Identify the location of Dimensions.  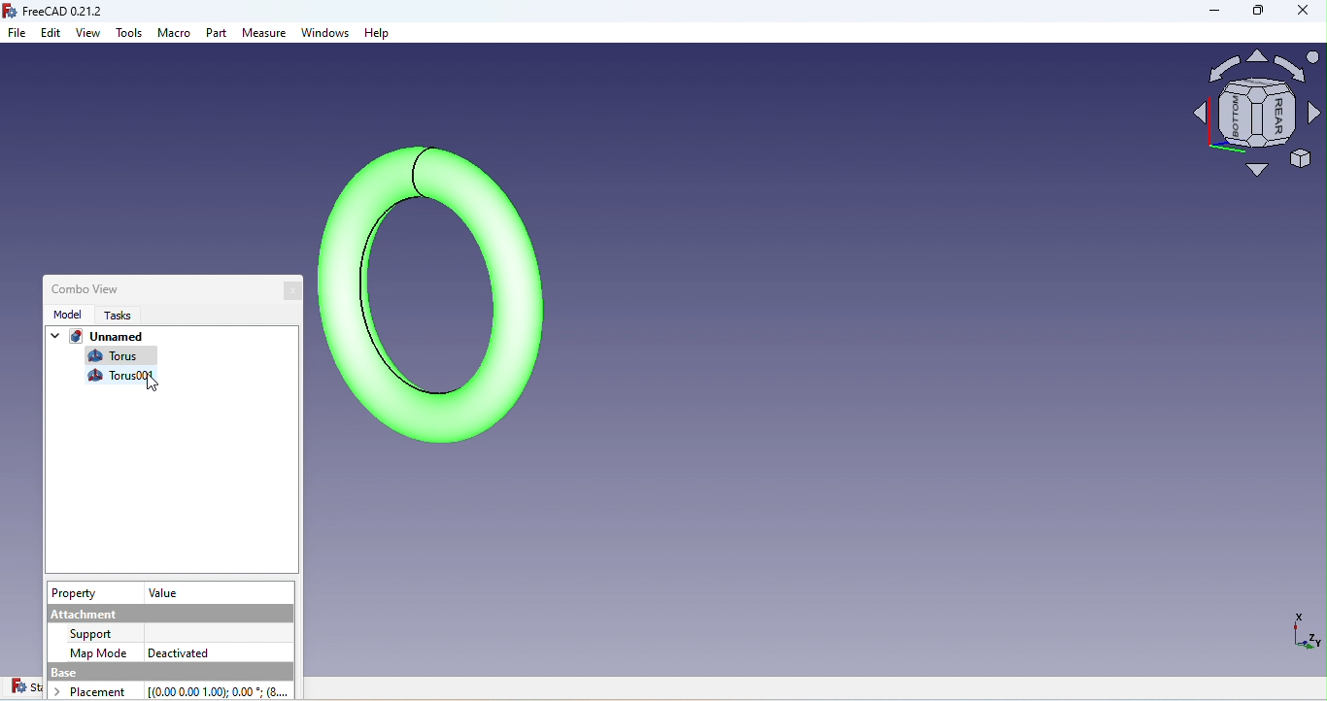
(1303, 637).